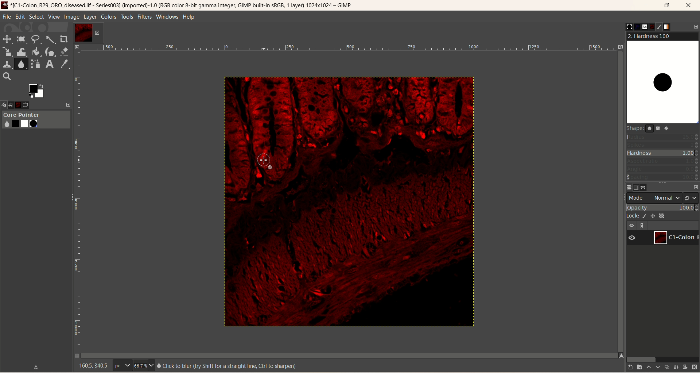 The height and width of the screenshot is (373, 700). What do you see at coordinates (21, 52) in the screenshot?
I see `wrap transform` at bounding box center [21, 52].